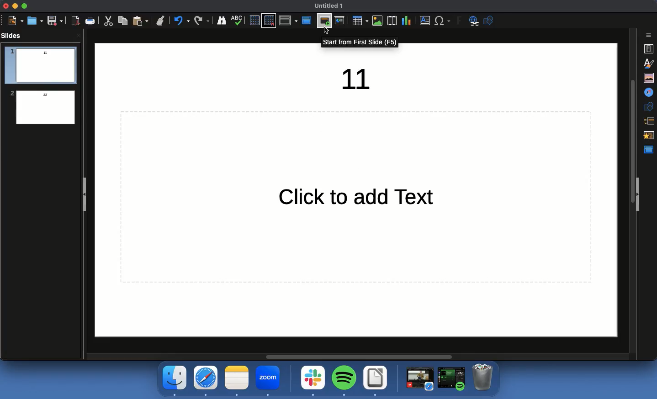 This screenshot has width=657, height=399. I want to click on Zoom, so click(269, 382).